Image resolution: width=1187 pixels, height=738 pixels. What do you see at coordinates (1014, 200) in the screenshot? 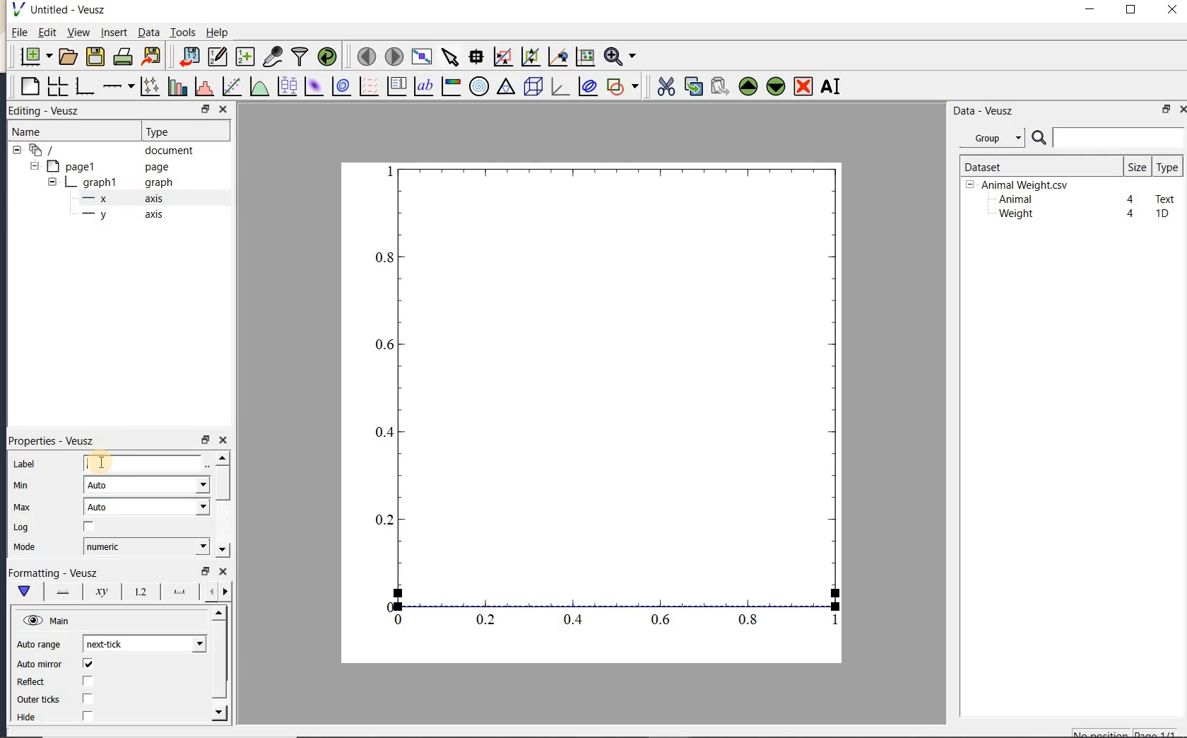
I see `Animal` at bounding box center [1014, 200].